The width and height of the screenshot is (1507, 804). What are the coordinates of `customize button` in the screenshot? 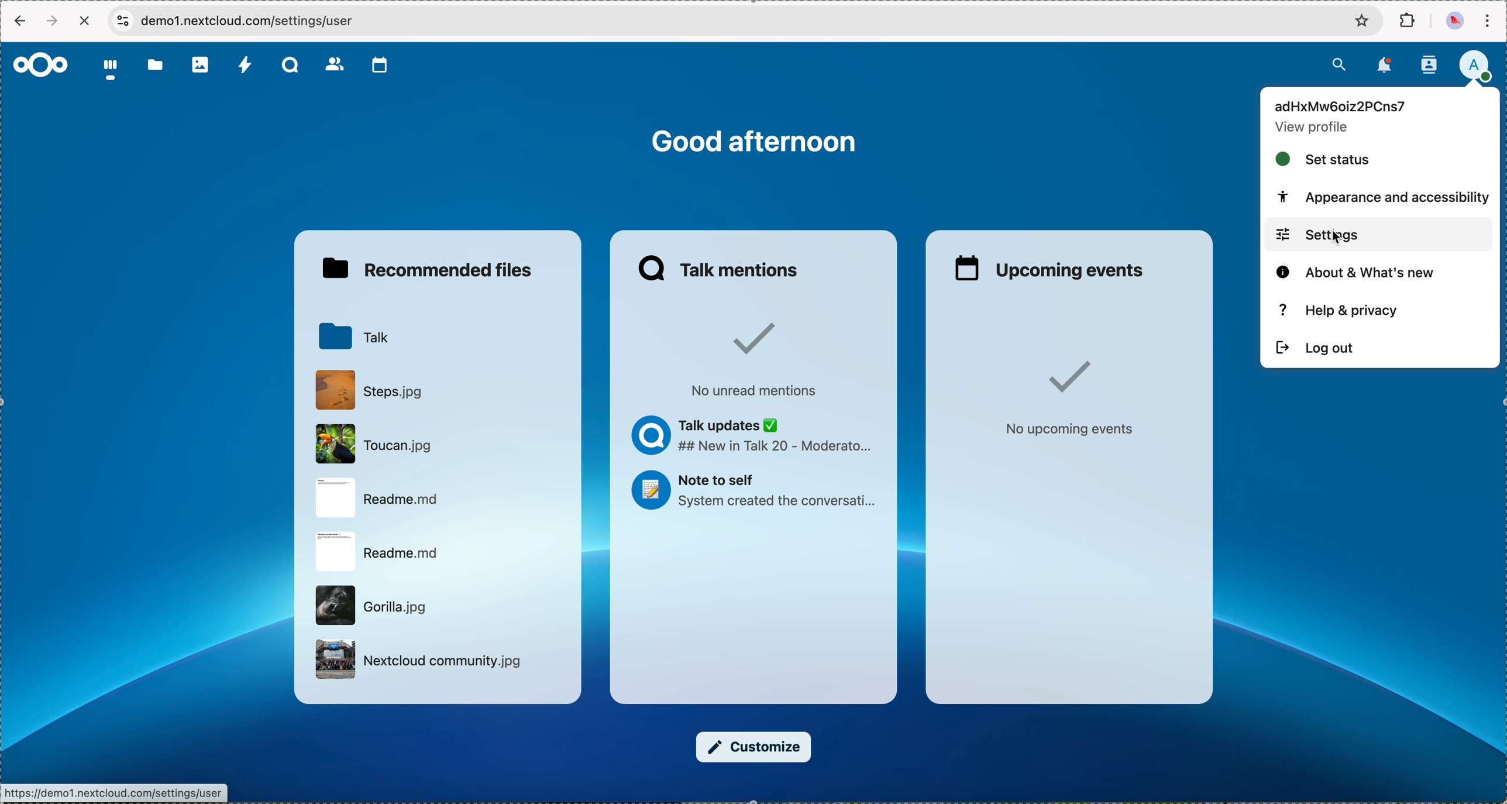 It's located at (754, 747).